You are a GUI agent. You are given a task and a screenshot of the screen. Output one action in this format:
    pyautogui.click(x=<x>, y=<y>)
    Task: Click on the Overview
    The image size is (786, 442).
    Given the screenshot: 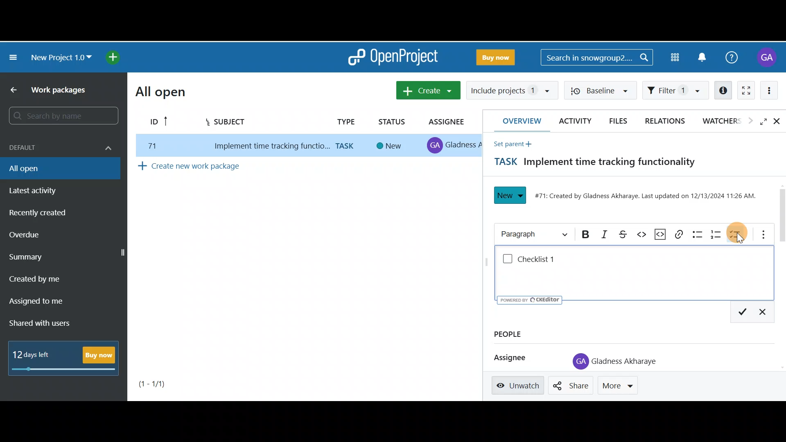 What is the action you would take?
    pyautogui.click(x=518, y=121)
    